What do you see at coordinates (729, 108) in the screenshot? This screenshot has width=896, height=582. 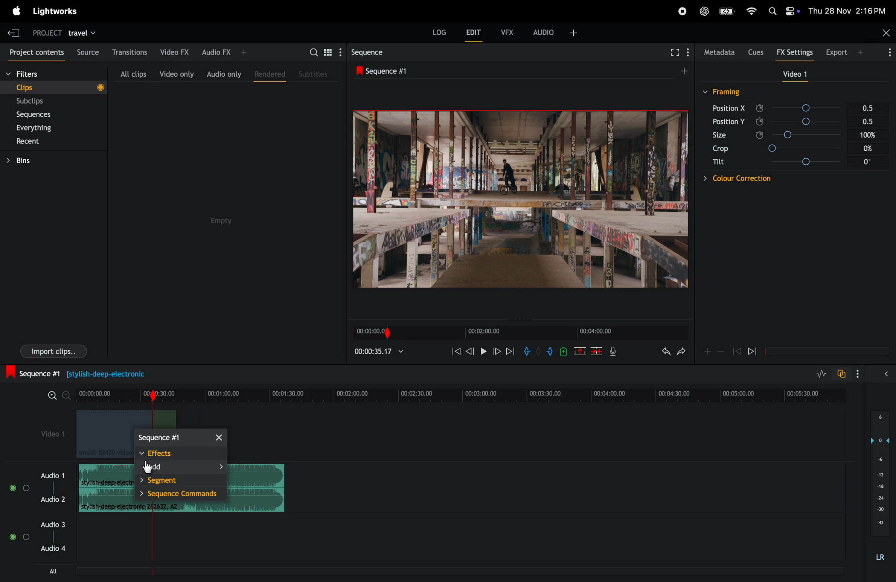 I see `position X` at bounding box center [729, 108].